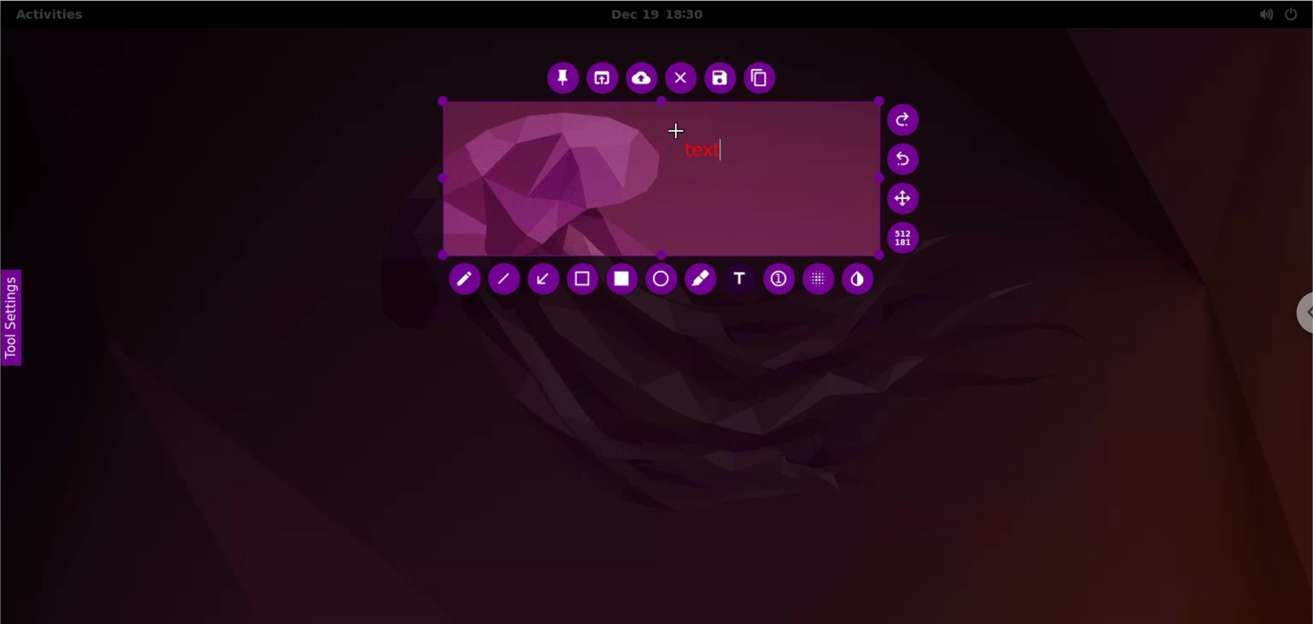 This screenshot has width=1313, height=624. I want to click on save, so click(719, 79).